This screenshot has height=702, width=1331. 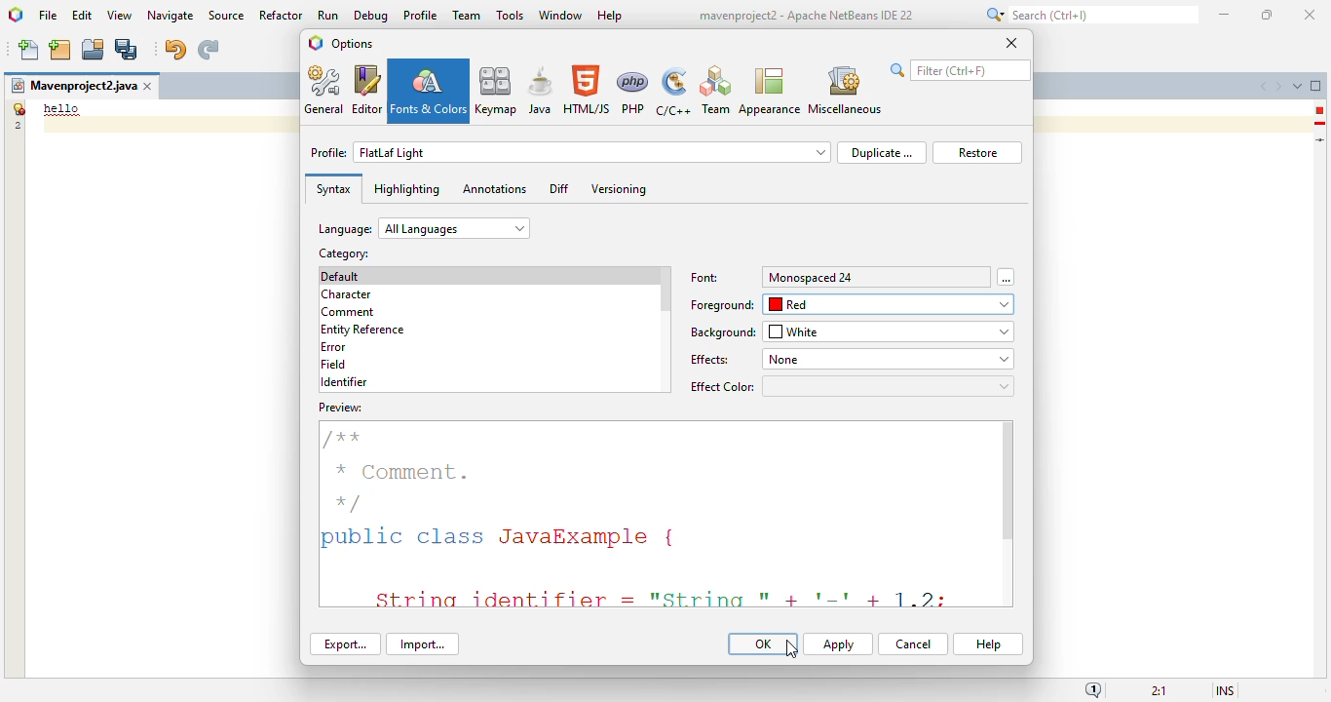 What do you see at coordinates (1226, 15) in the screenshot?
I see `minimize` at bounding box center [1226, 15].